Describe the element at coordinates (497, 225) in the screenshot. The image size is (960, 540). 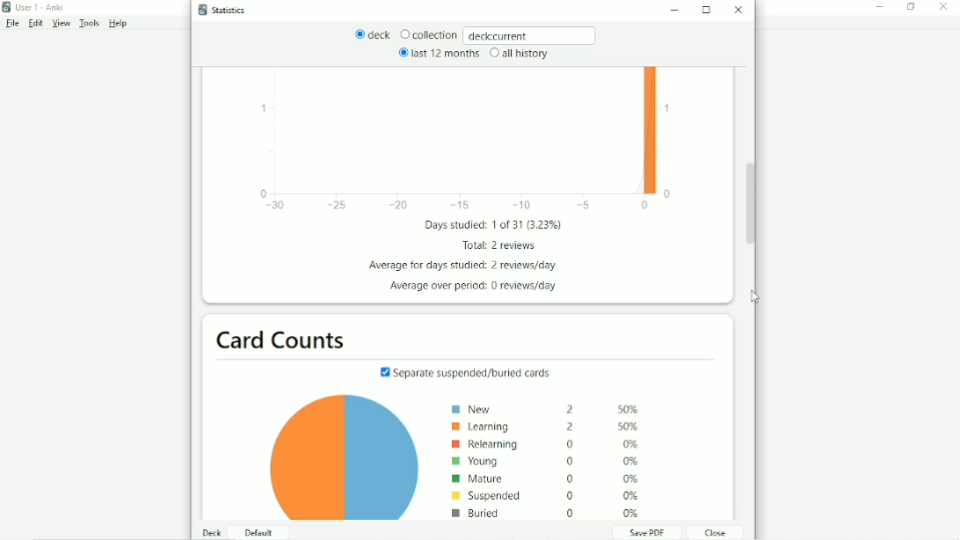
I see `Days studied: 1 of 31 (3.23%)` at that location.